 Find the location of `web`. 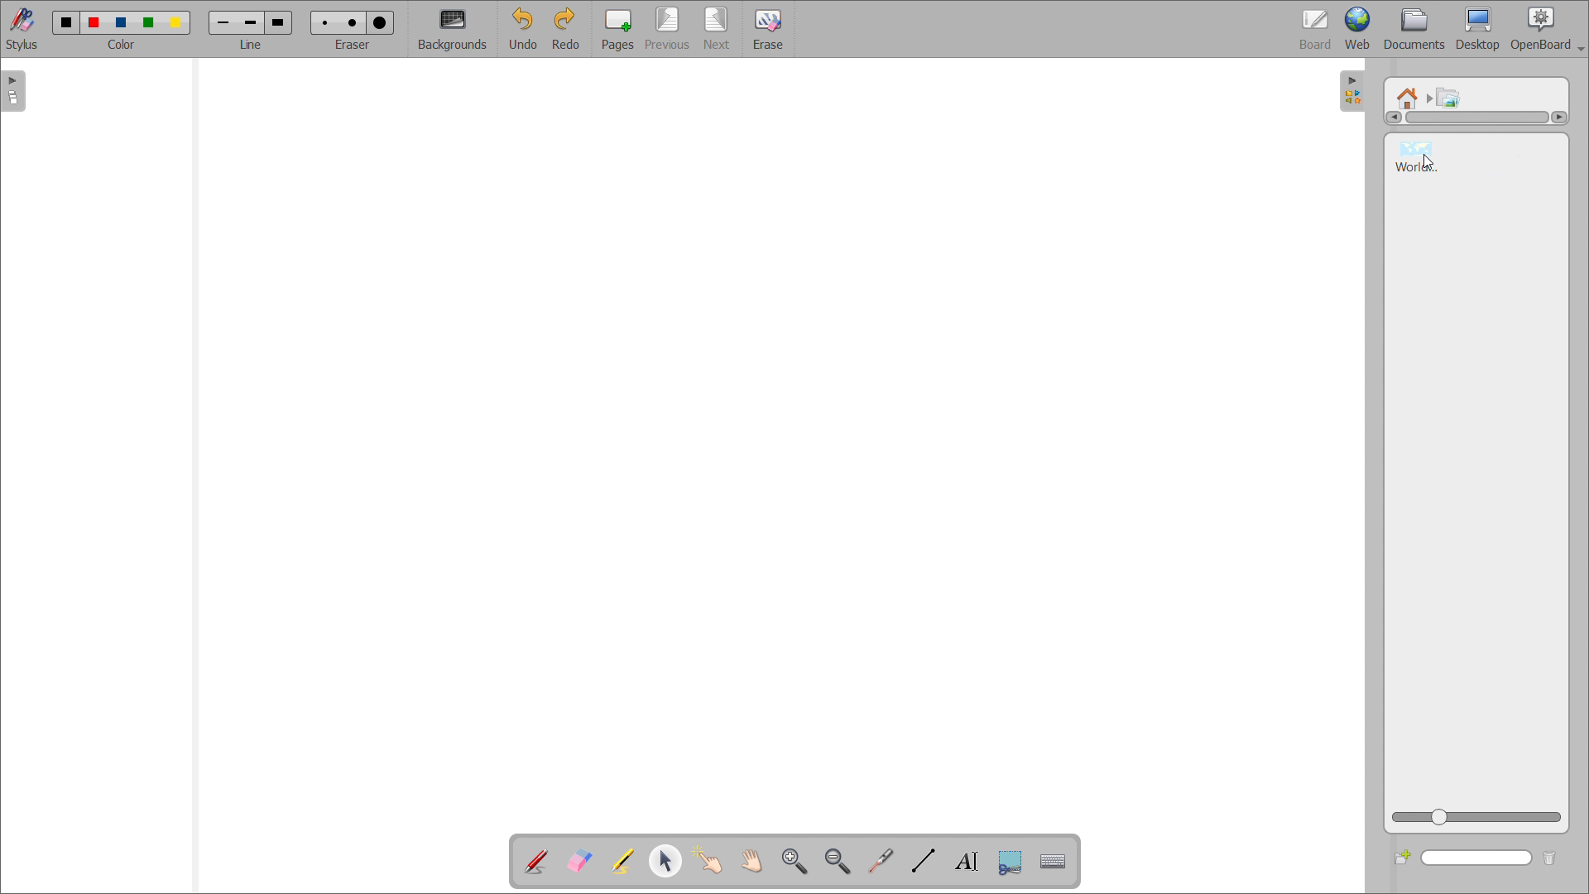

web is located at coordinates (1359, 29).